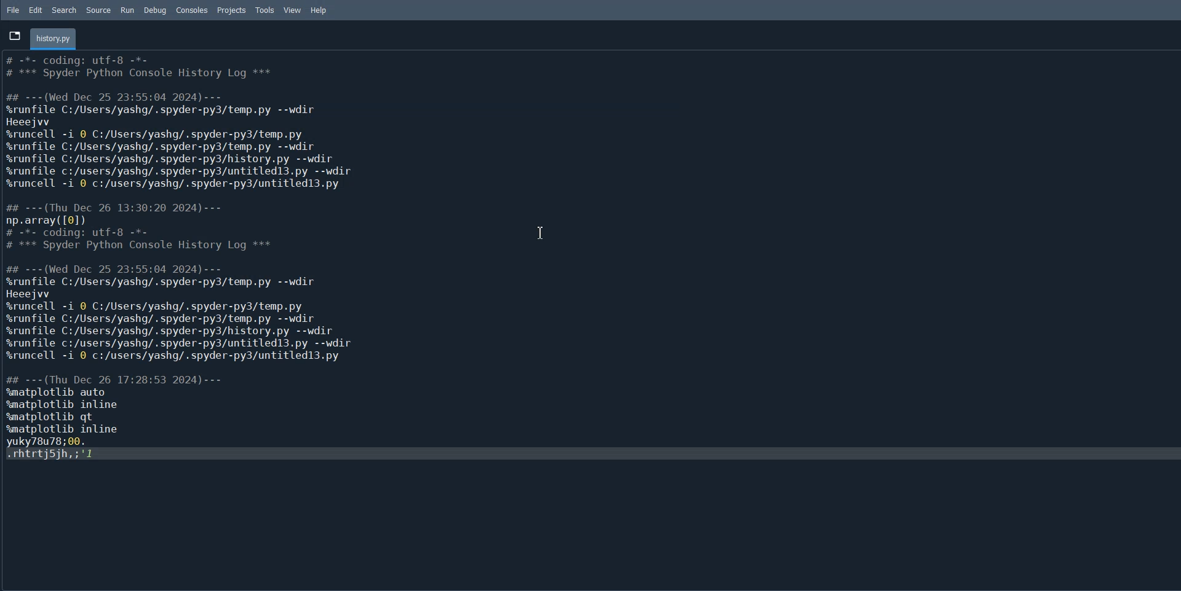  Describe the element at coordinates (53, 40) in the screenshot. I see `Folder` at that location.